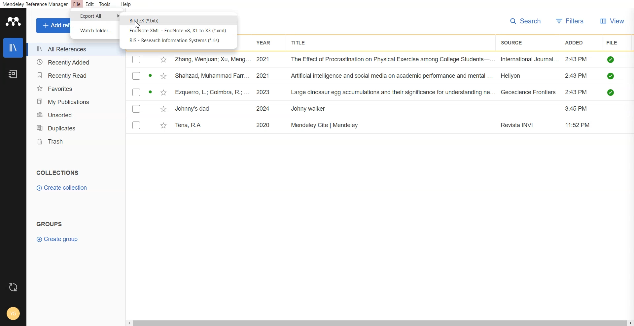  What do you see at coordinates (326, 125) in the screenshot?
I see `Mendeley Cite | Mendeley` at bounding box center [326, 125].